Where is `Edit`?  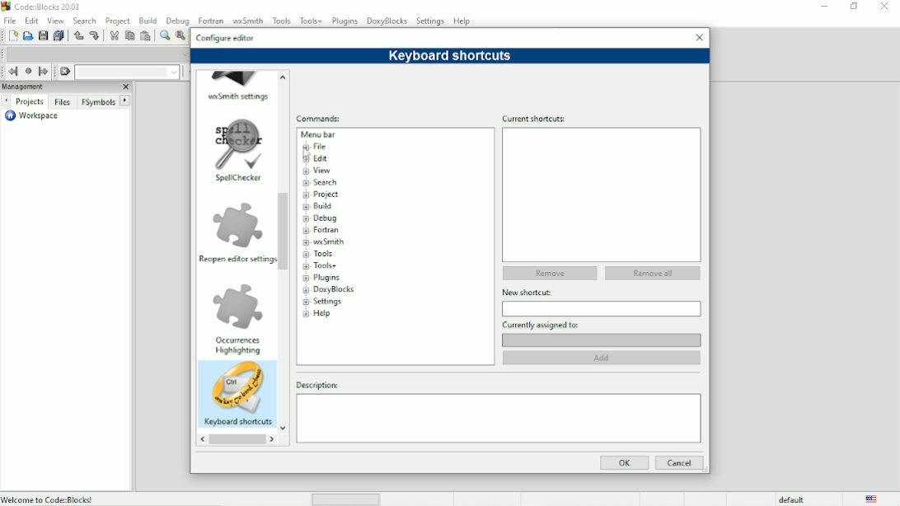 Edit is located at coordinates (322, 158).